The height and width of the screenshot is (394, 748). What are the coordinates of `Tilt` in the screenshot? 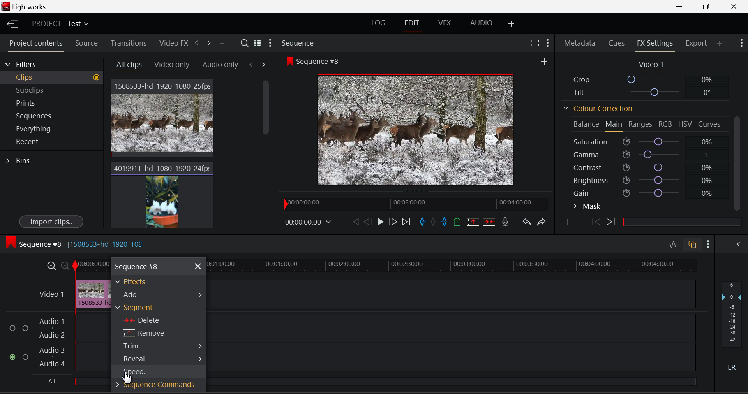 It's located at (643, 93).